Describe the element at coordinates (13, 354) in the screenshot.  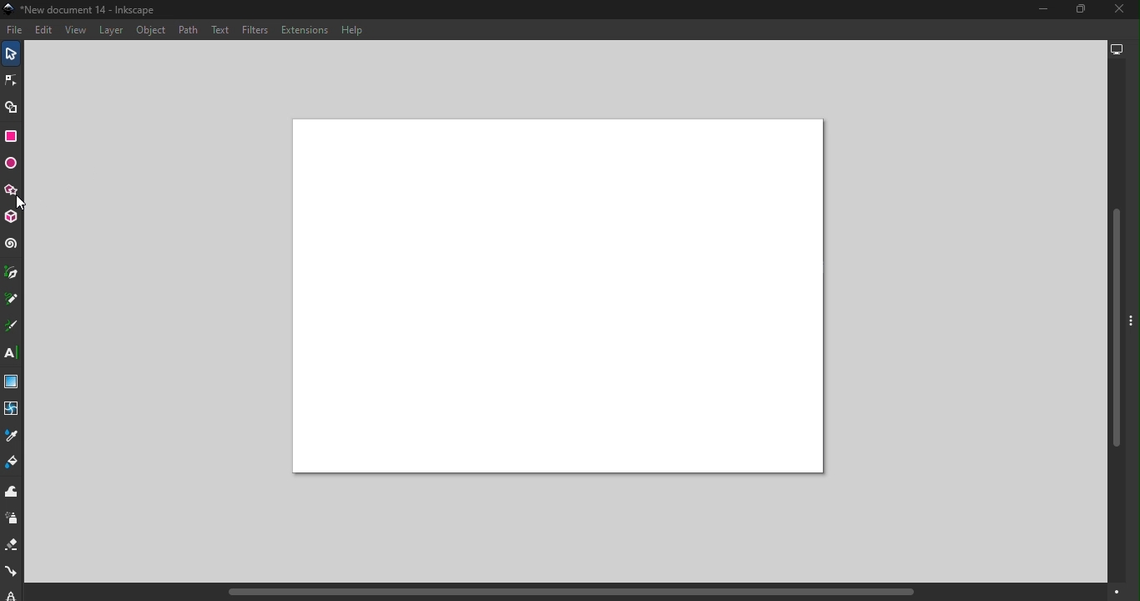
I see `Text tool` at that location.